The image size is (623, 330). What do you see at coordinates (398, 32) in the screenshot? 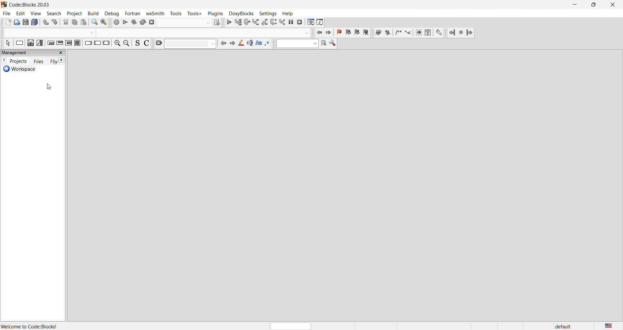
I see `Insert comment block` at bounding box center [398, 32].